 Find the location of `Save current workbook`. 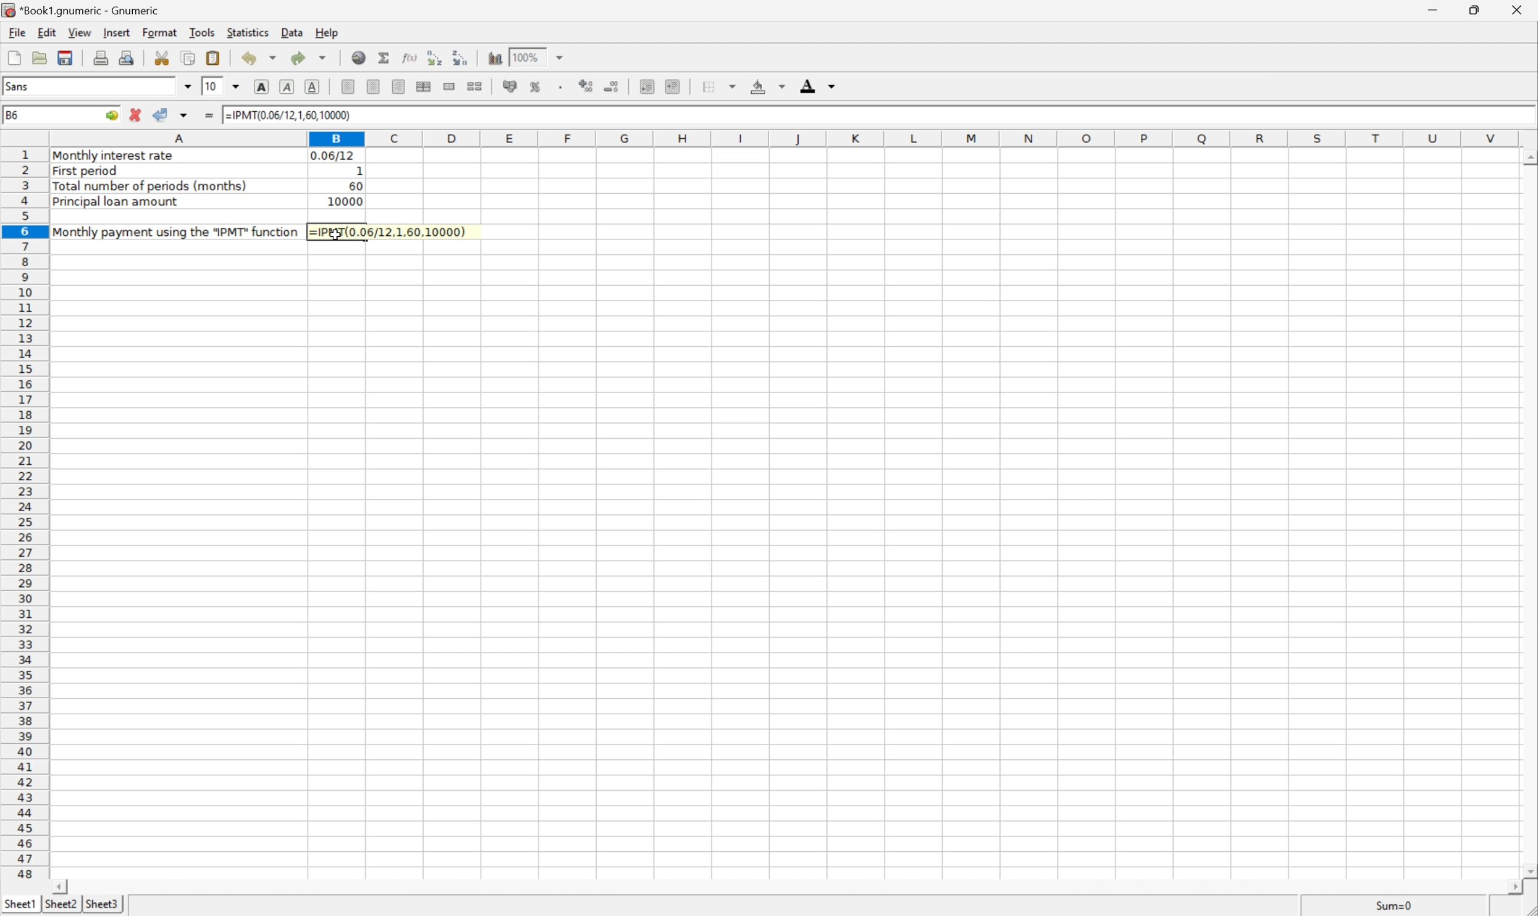

Save current workbook is located at coordinates (71, 57).